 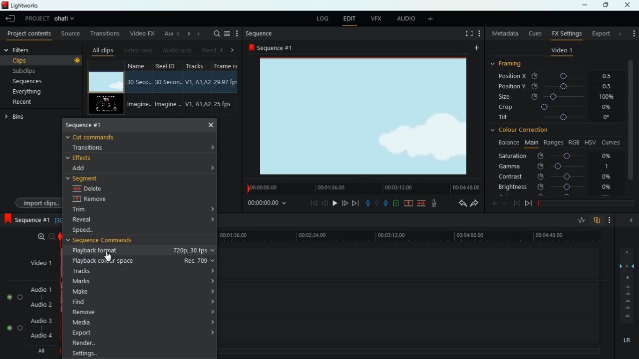 I want to click on leave, so click(x=10, y=18).